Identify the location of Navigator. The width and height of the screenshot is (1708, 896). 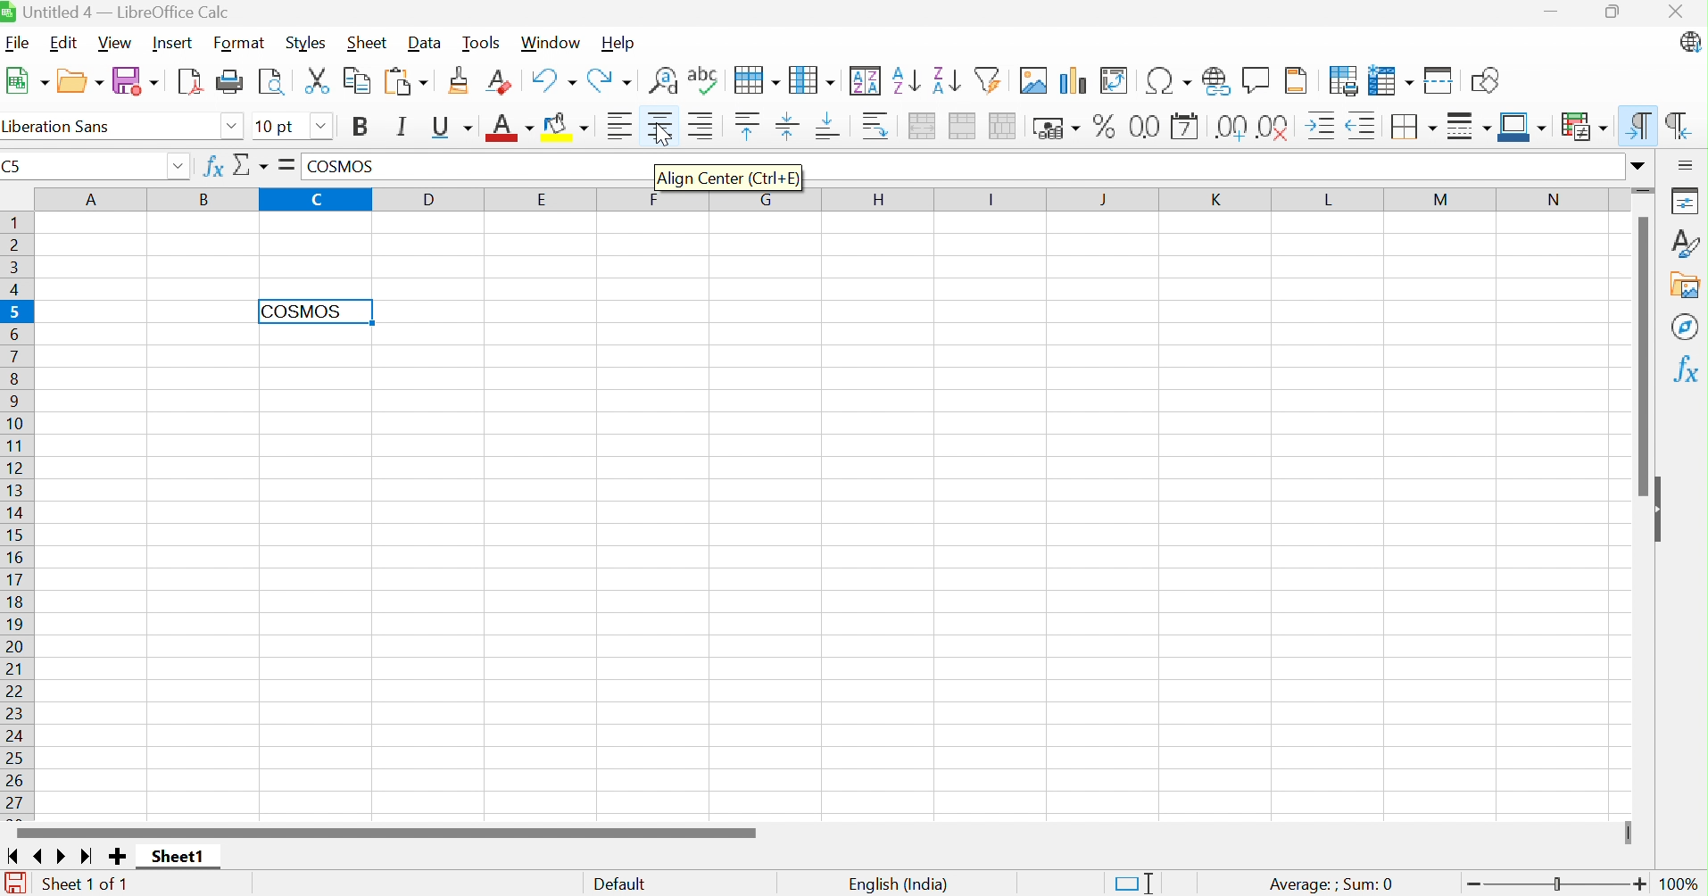
(1687, 326).